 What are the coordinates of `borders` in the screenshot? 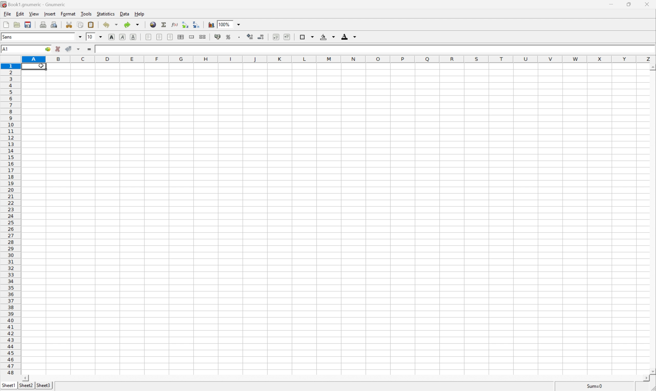 It's located at (306, 36).